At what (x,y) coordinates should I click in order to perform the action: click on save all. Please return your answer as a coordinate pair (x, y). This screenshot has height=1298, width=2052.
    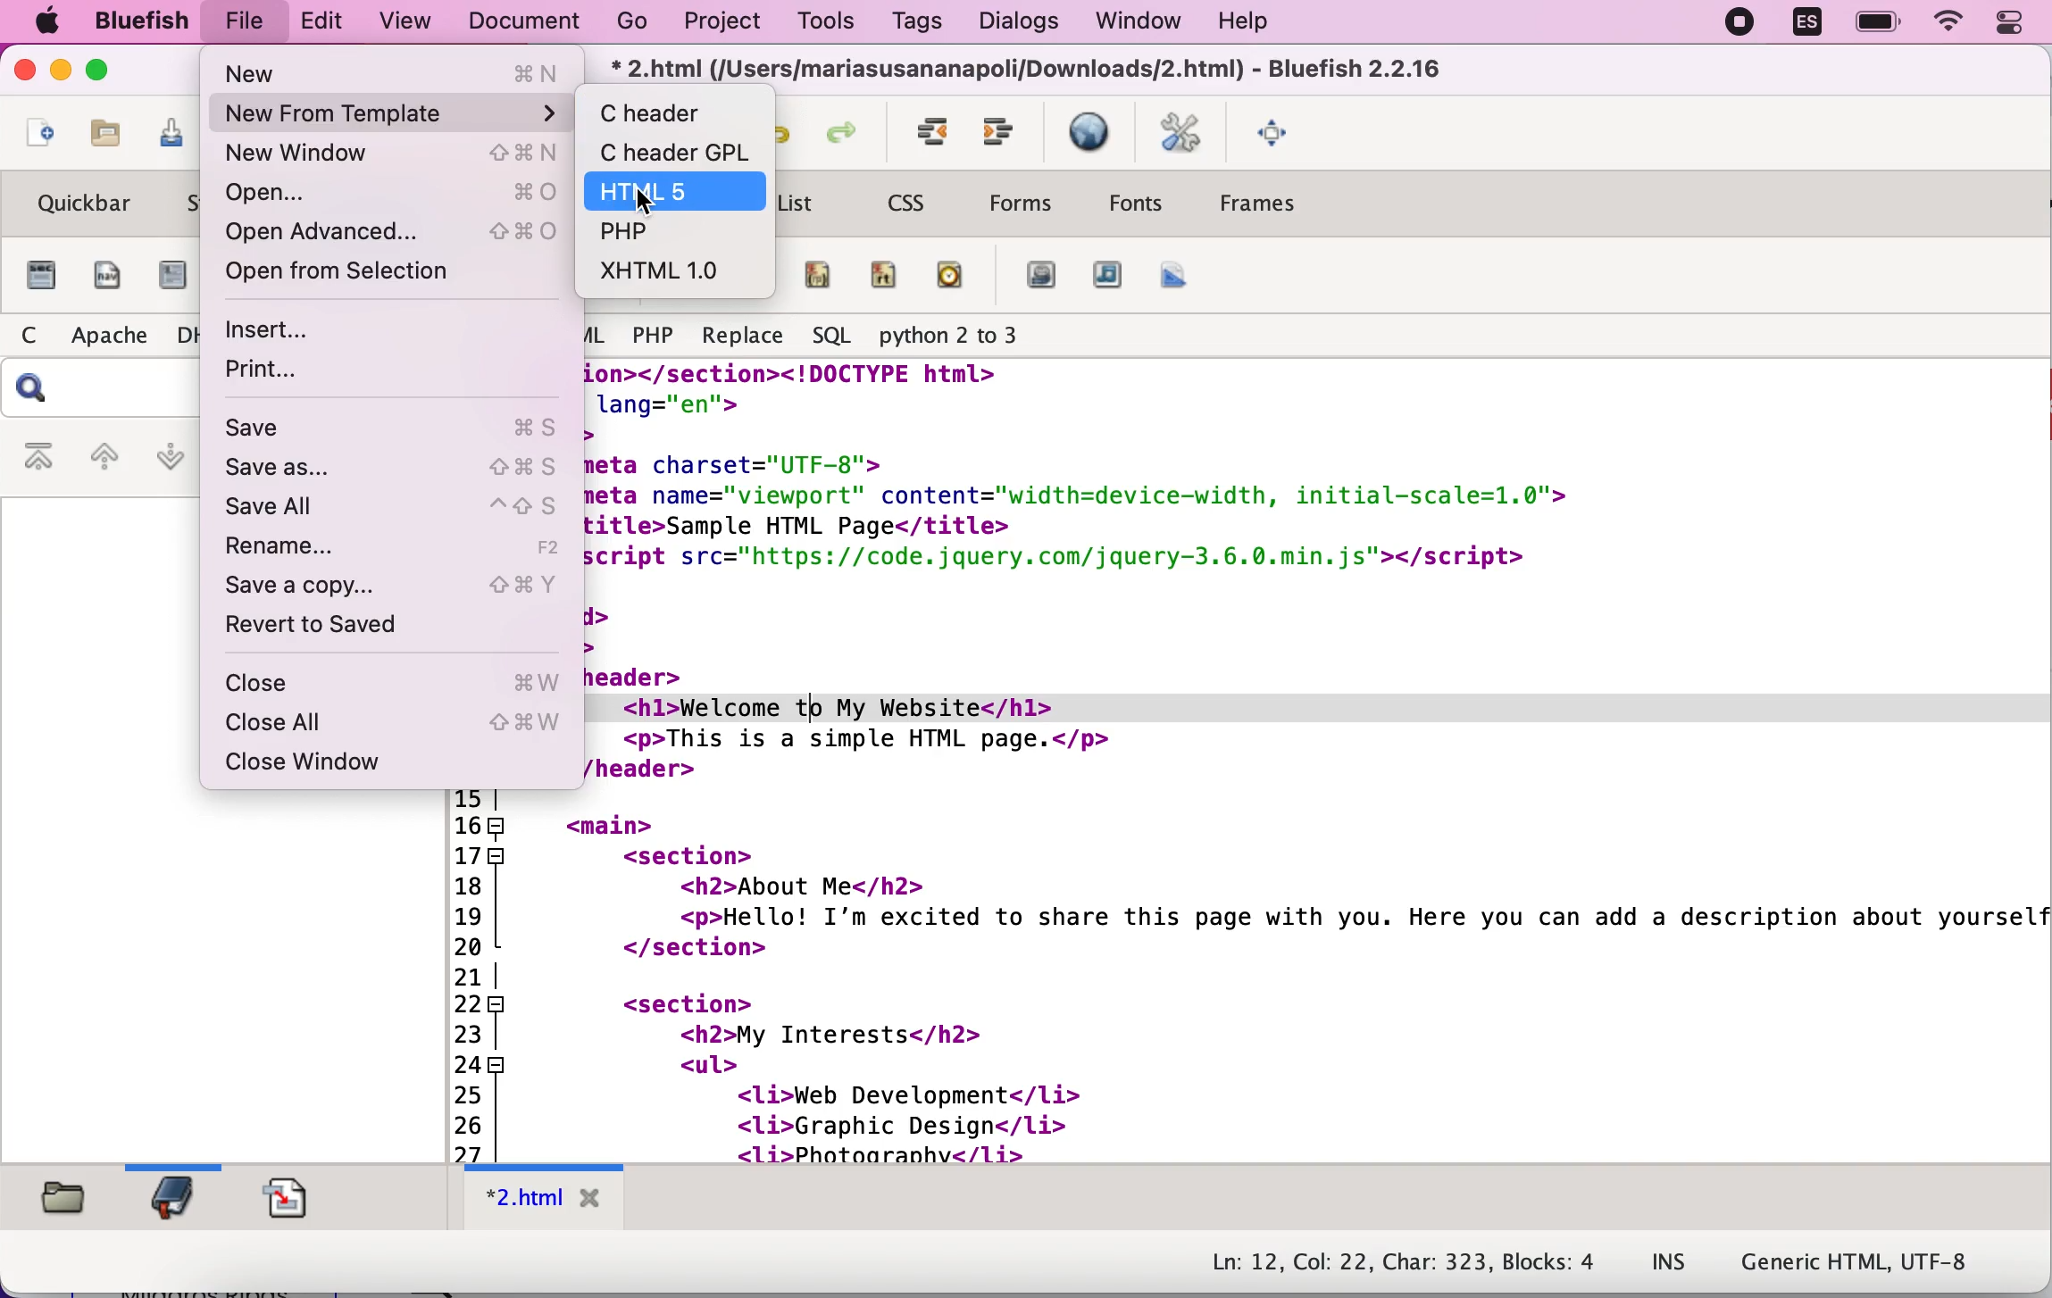
    Looking at the image, I should click on (399, 508).